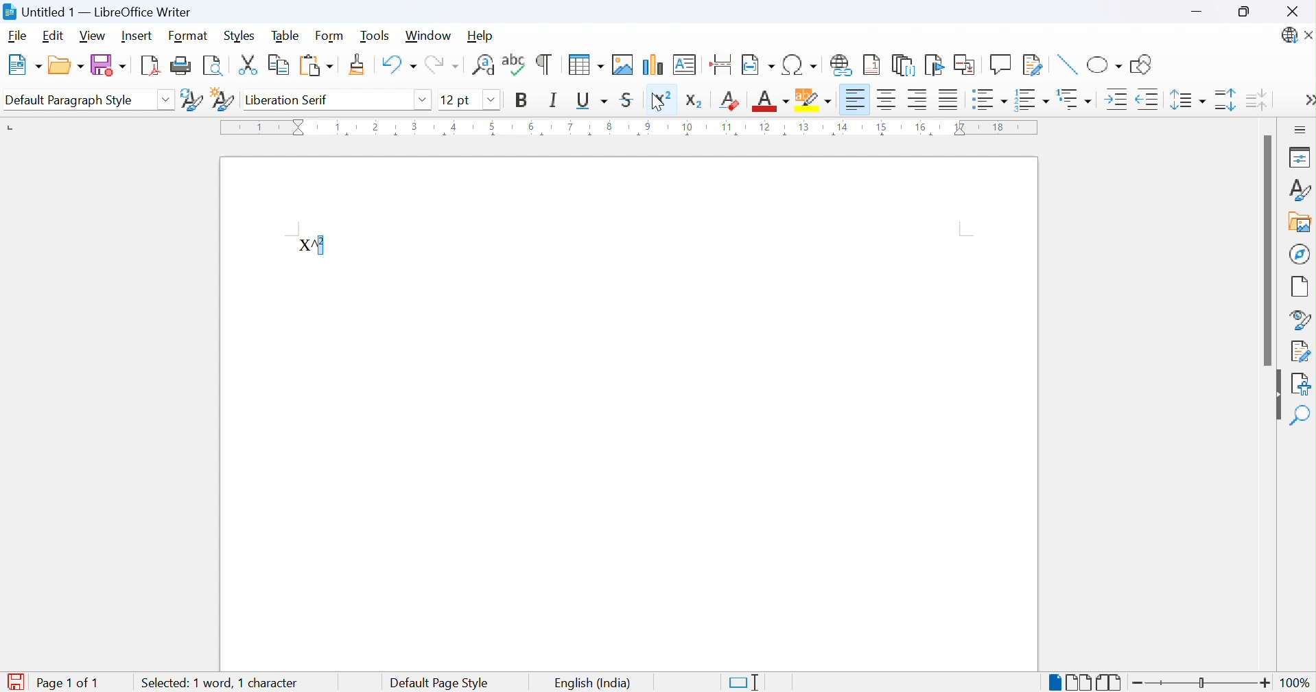 This screenshot has width=1316, height=692. Describe the element at coordinates (1074, 97) in the screenshot. I see `Select outline format` at that location.